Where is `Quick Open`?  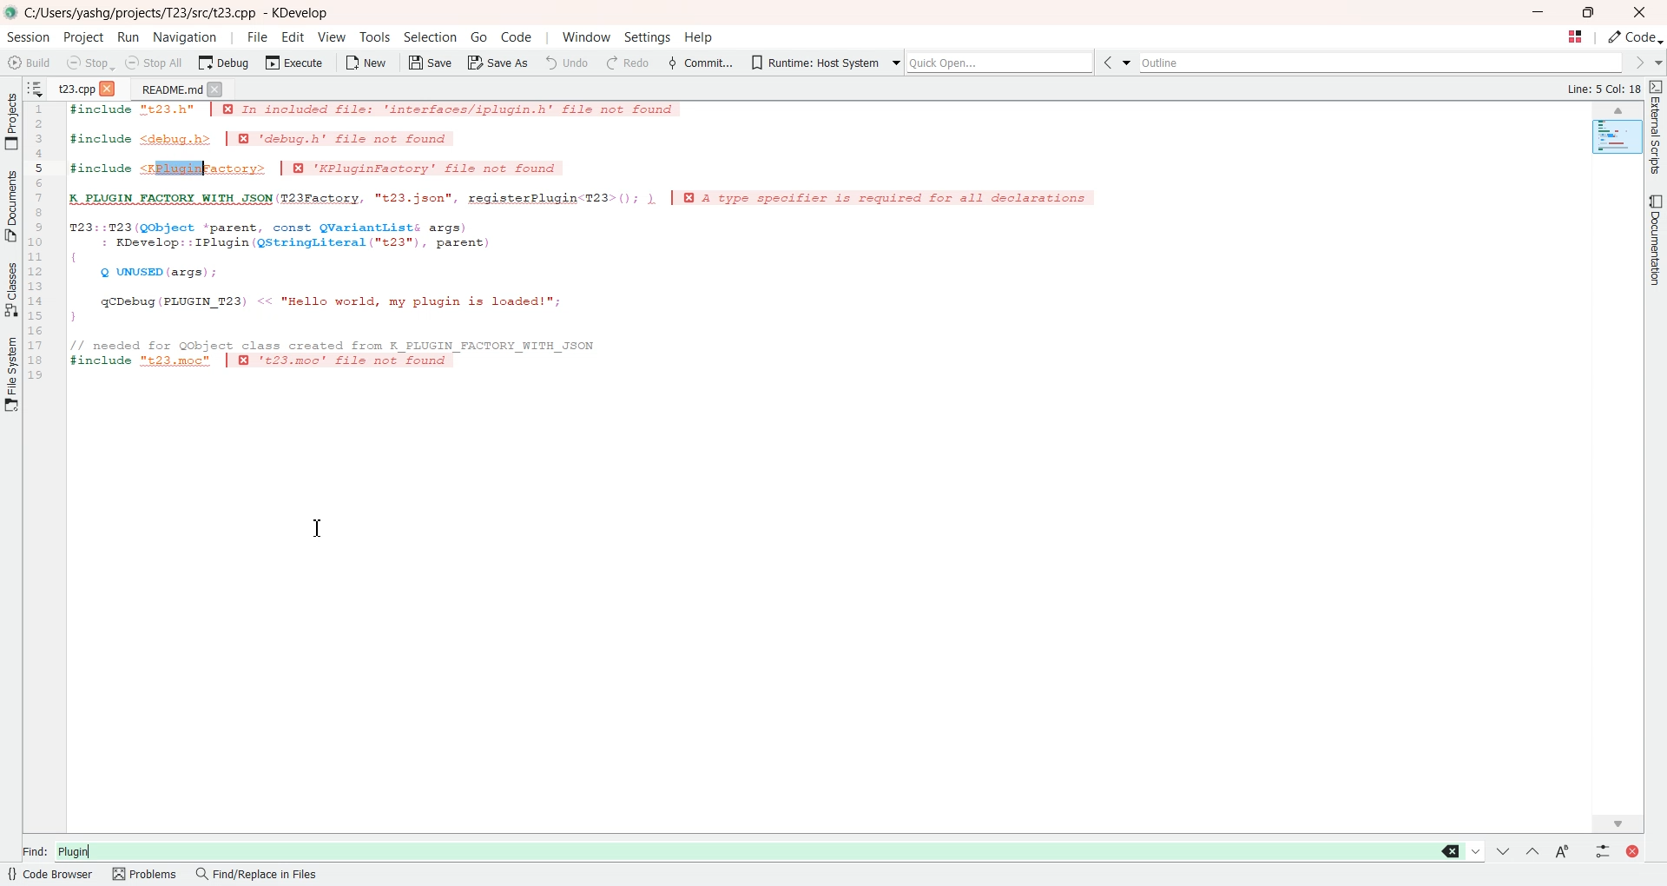
Quick Open is located at coordinates (1574, 37).